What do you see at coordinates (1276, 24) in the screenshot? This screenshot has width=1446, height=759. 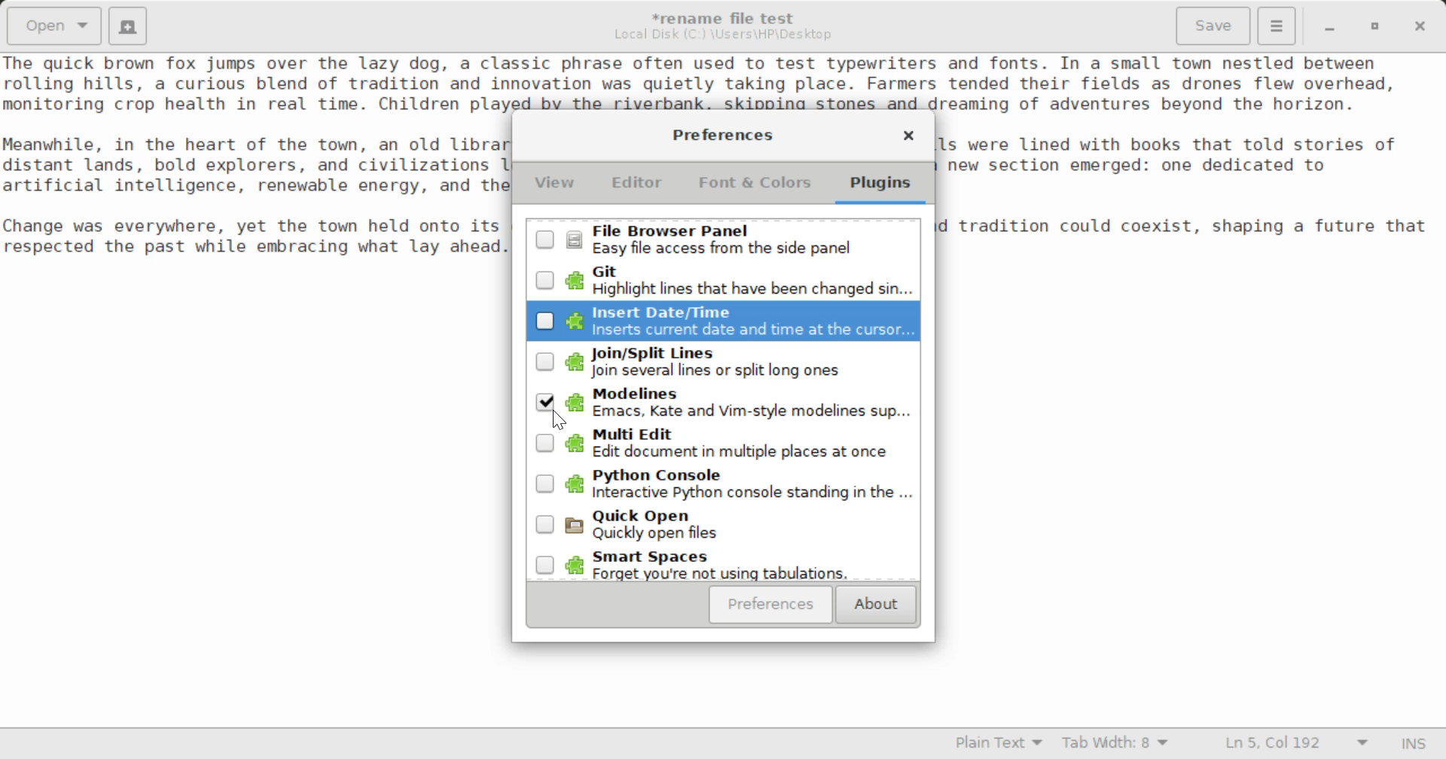 I see `Menu` at bounding box center [1276, 24].